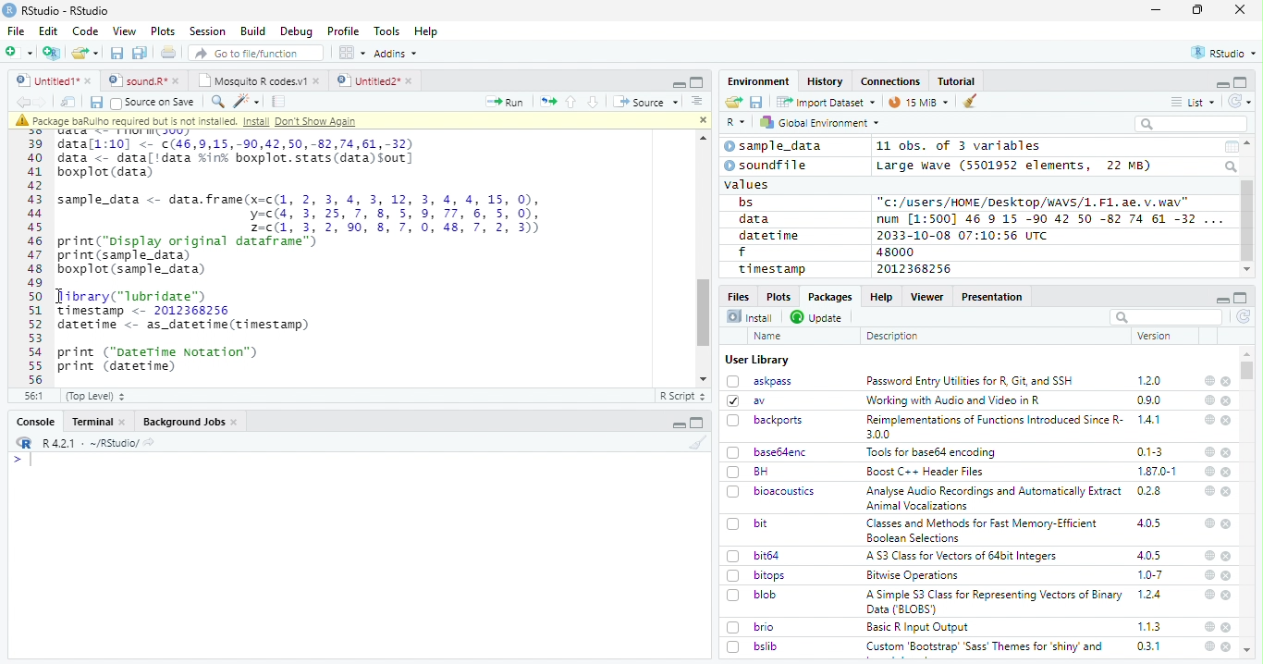 Image resolution: width=1263 pixels, height=664 pixels. What do you see at coordinates (993, 426) in the screenshot?
I see `Reimplementations of Functions Introduced Since R-
300` at bounding box center [993, 426].